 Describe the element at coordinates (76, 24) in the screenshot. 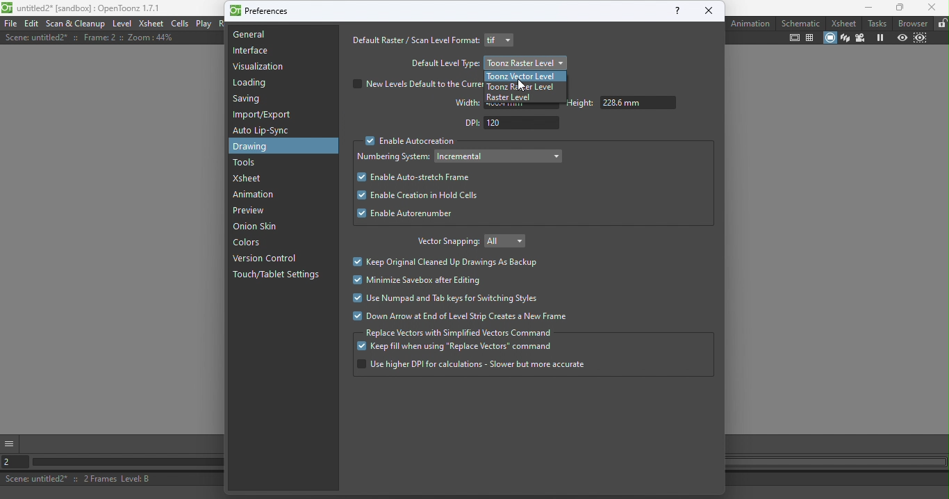

I see `Scan & Cleanup` at that location.